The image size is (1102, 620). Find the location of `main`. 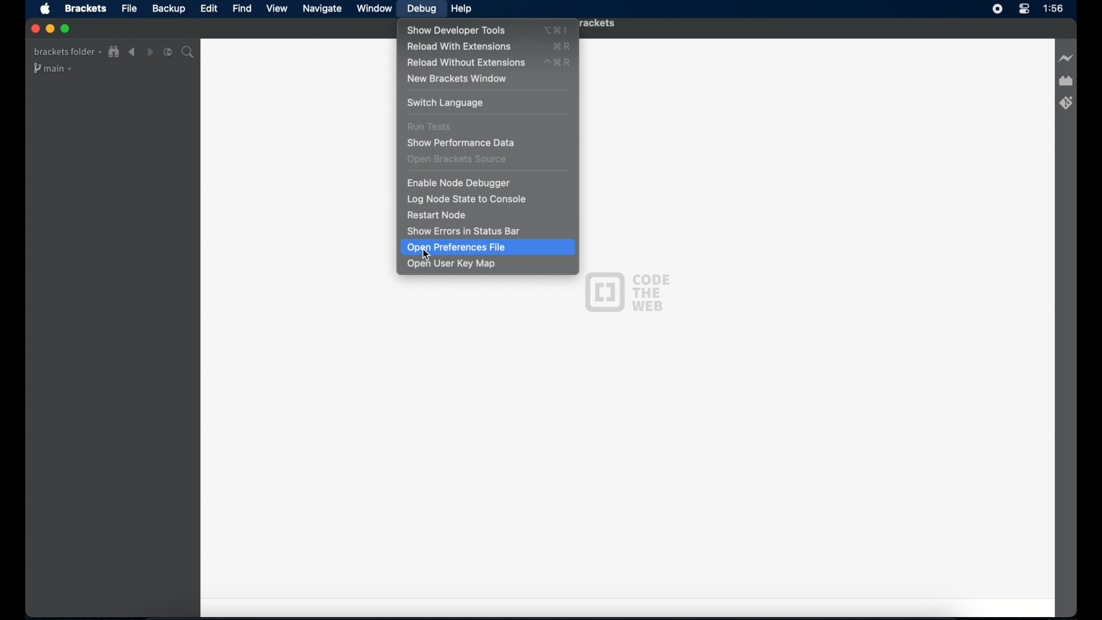

main is located at coordinates (53, 69).